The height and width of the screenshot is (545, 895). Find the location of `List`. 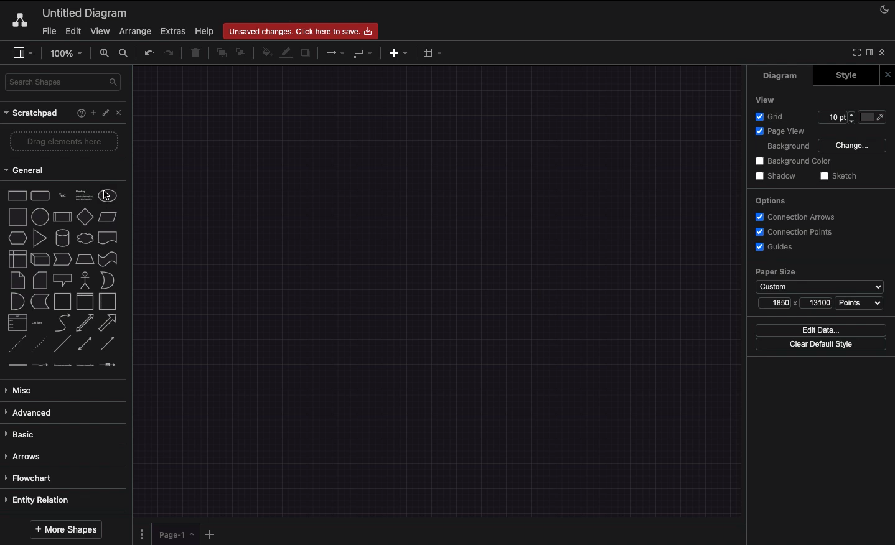

List is located at coordinates (16, 323).